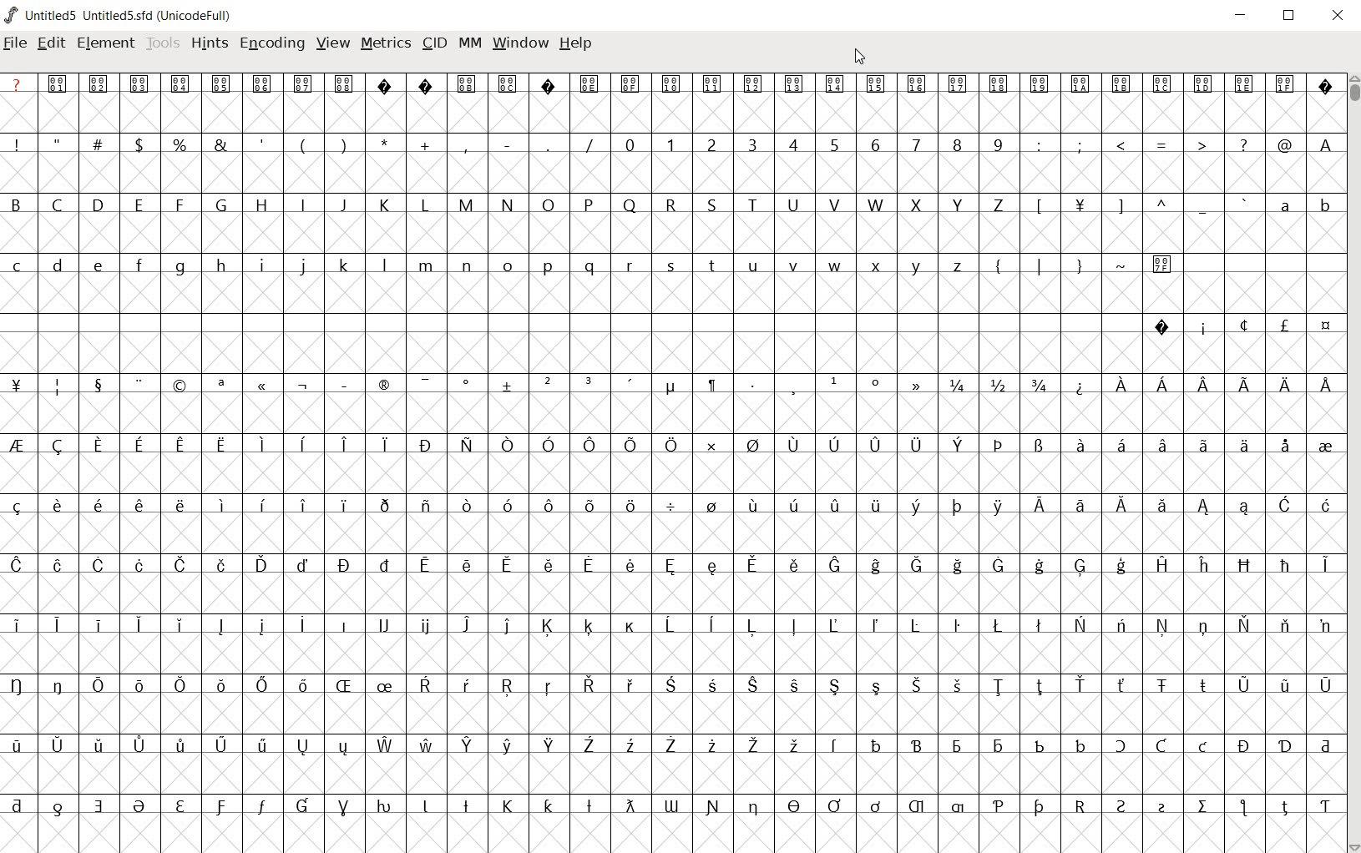 This screenshot has width=1361, height=853. I want to click on Symbol, so click(546, 567).